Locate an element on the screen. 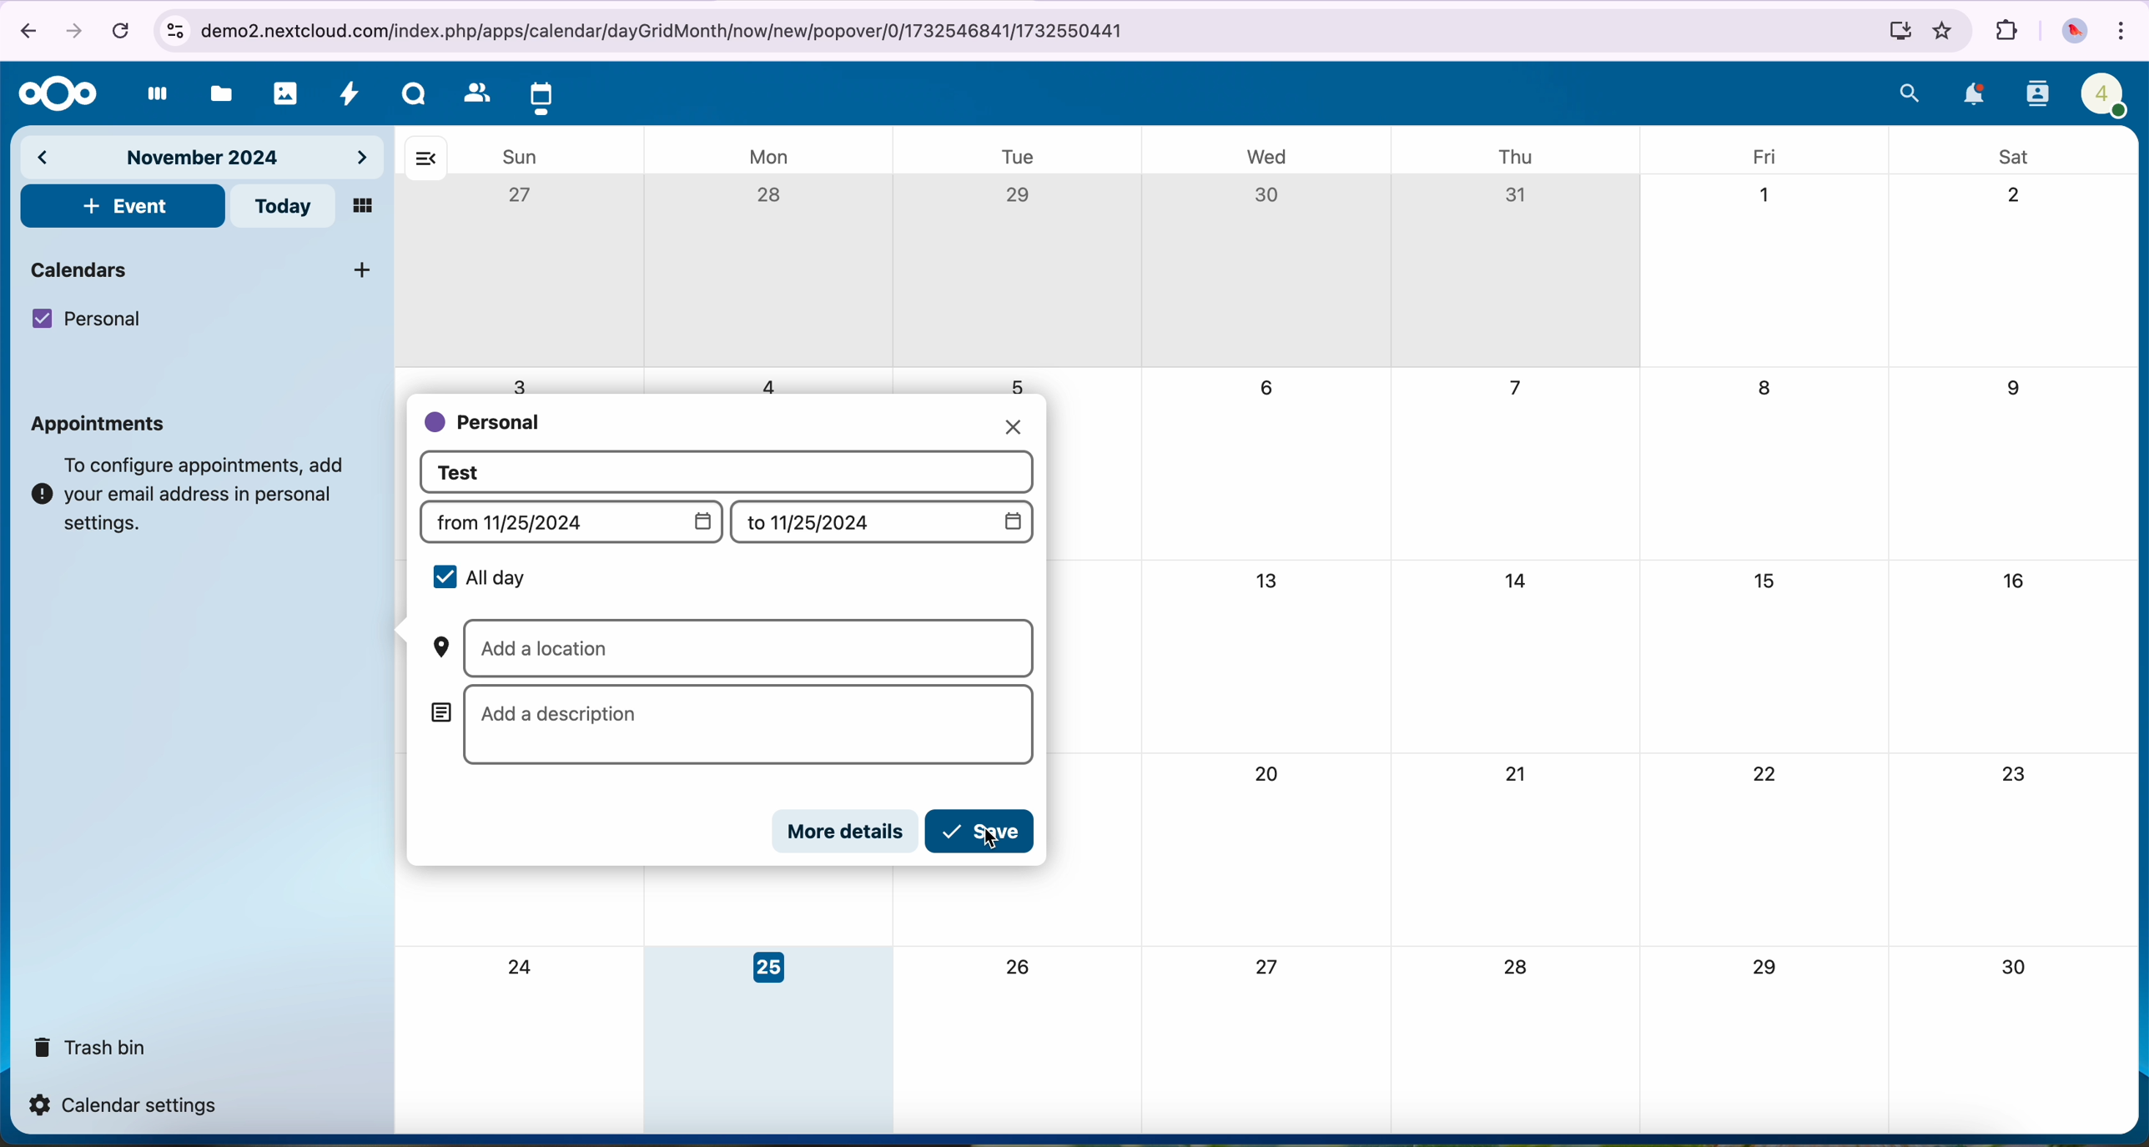  31 is located at coordinates (1515, 197).